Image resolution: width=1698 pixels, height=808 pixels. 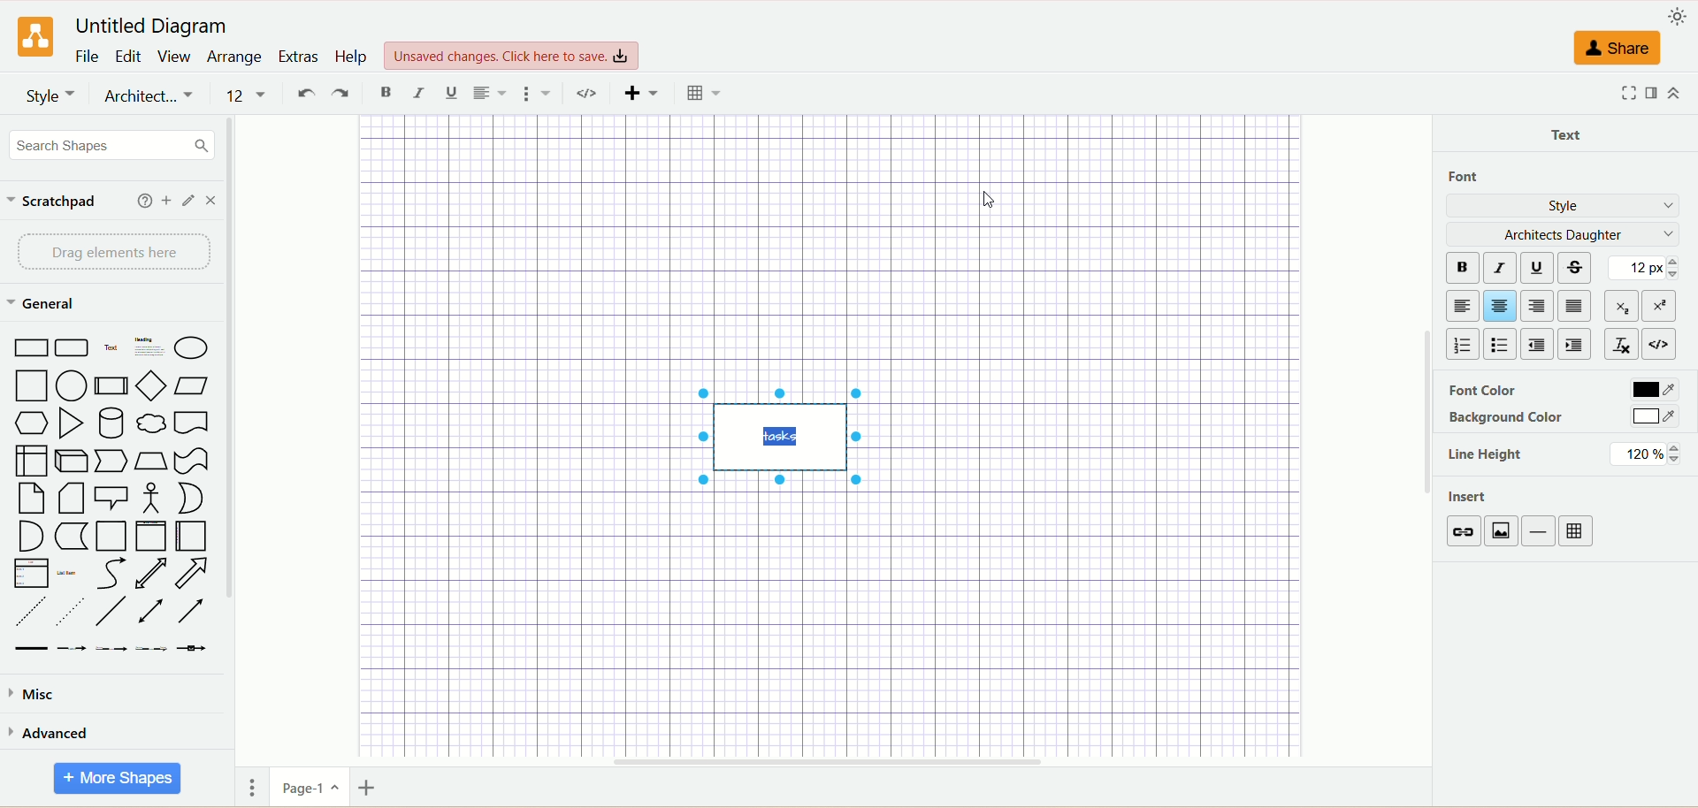 What do you see at coordinates (1574, 306) in the screenshot?
I see `block` at bounding box center [1574, 306].